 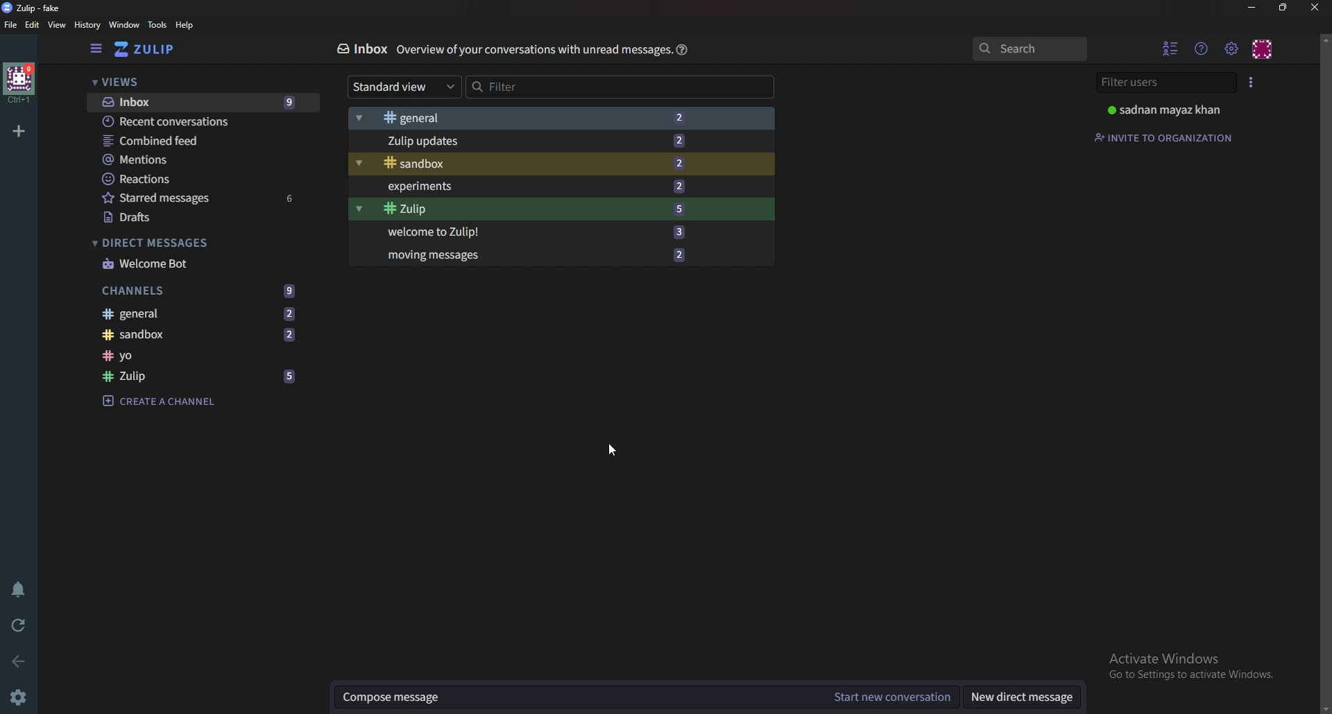 What do you see at coordinates (1232, 48) in the screenshot?
I see `main menu` at bounding box center [1232, 48].